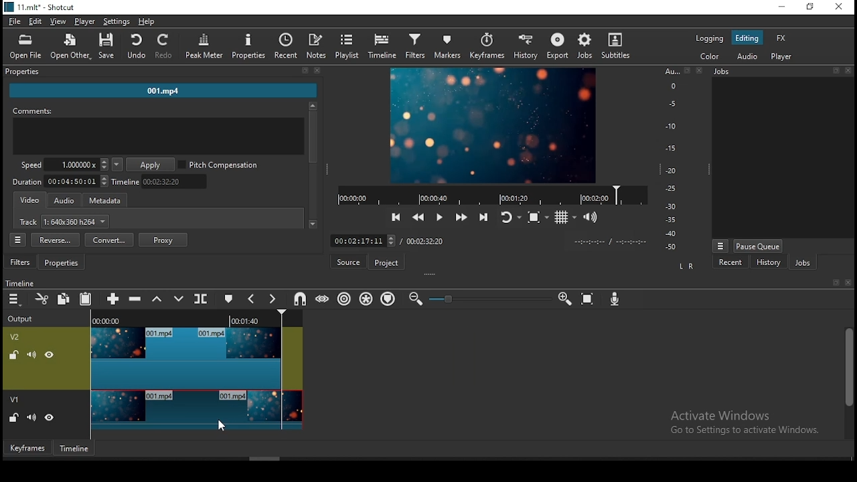  What do you see at coordinates (299, 299) in the screenshot?
I see `snap` at bounding box center [299, 299].